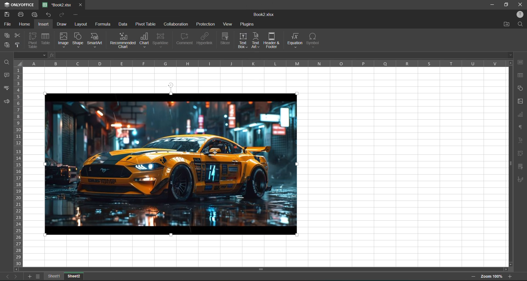 The width and height of the screenshot is (527, 281). I want to click on ONLY OFFICE, so click(18, 4).